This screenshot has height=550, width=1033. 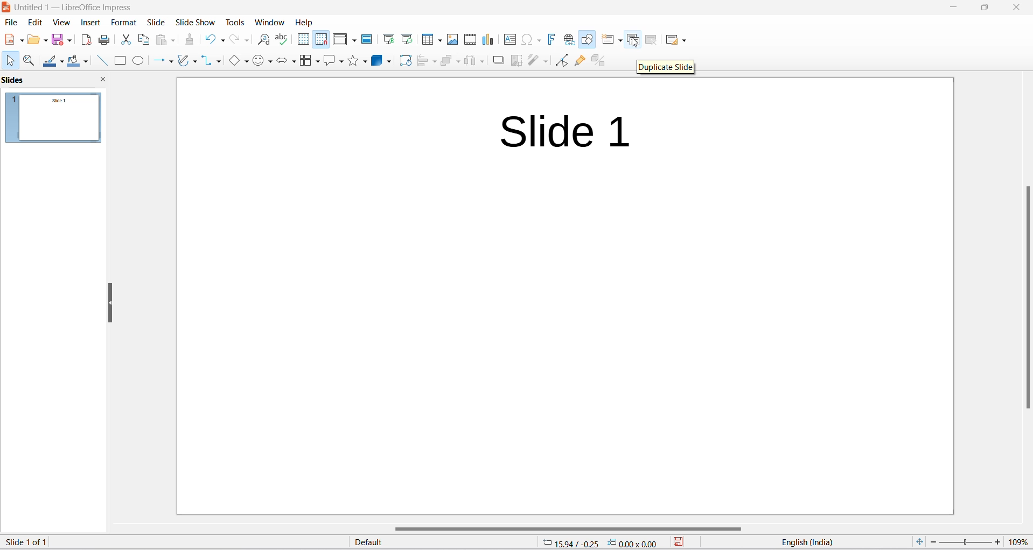 I want to click on export as pdf, so click(x=87, y=40).